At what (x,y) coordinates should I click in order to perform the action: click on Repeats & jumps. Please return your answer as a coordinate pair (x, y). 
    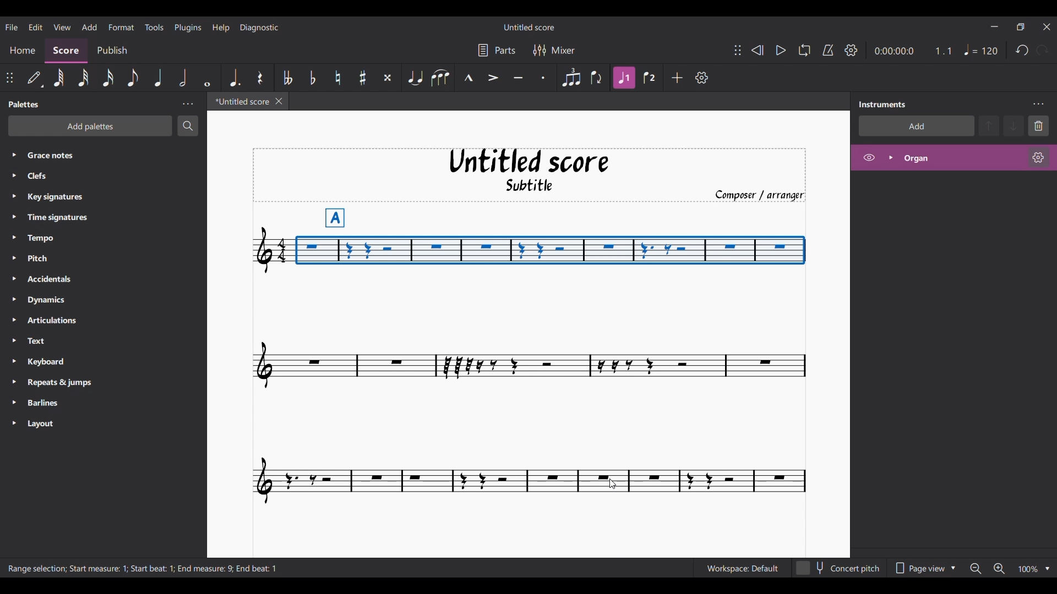
    Looking at the image, I should click on (65, 382).